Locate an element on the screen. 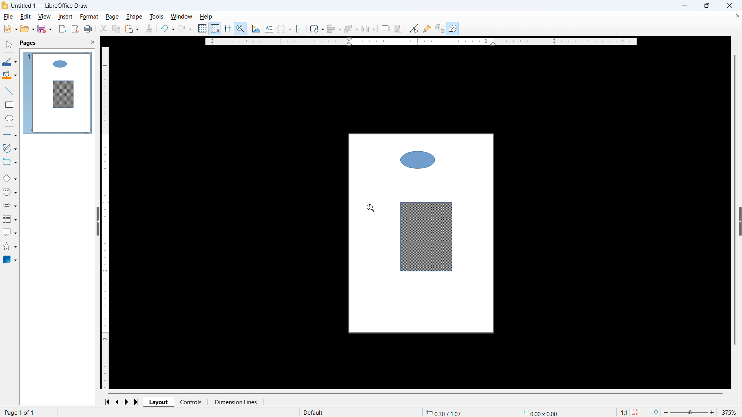 The image size is (742, 417). Clone formatting  is located at coordinates (149, 29).